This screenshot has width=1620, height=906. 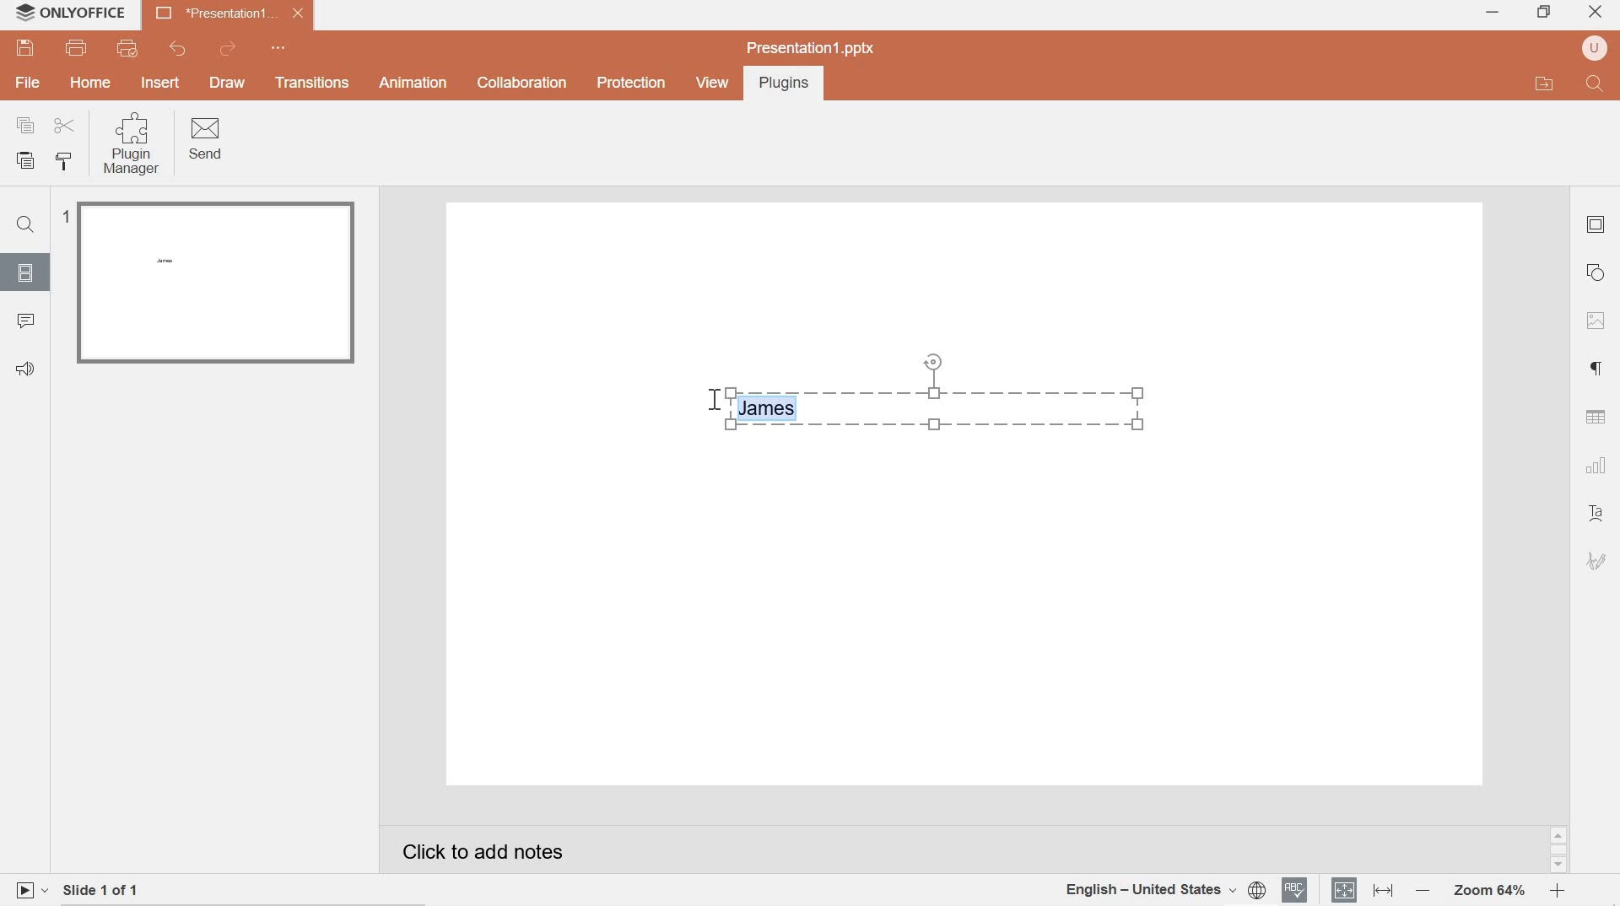 I want to click on chart, so click(x=1596, y=466).